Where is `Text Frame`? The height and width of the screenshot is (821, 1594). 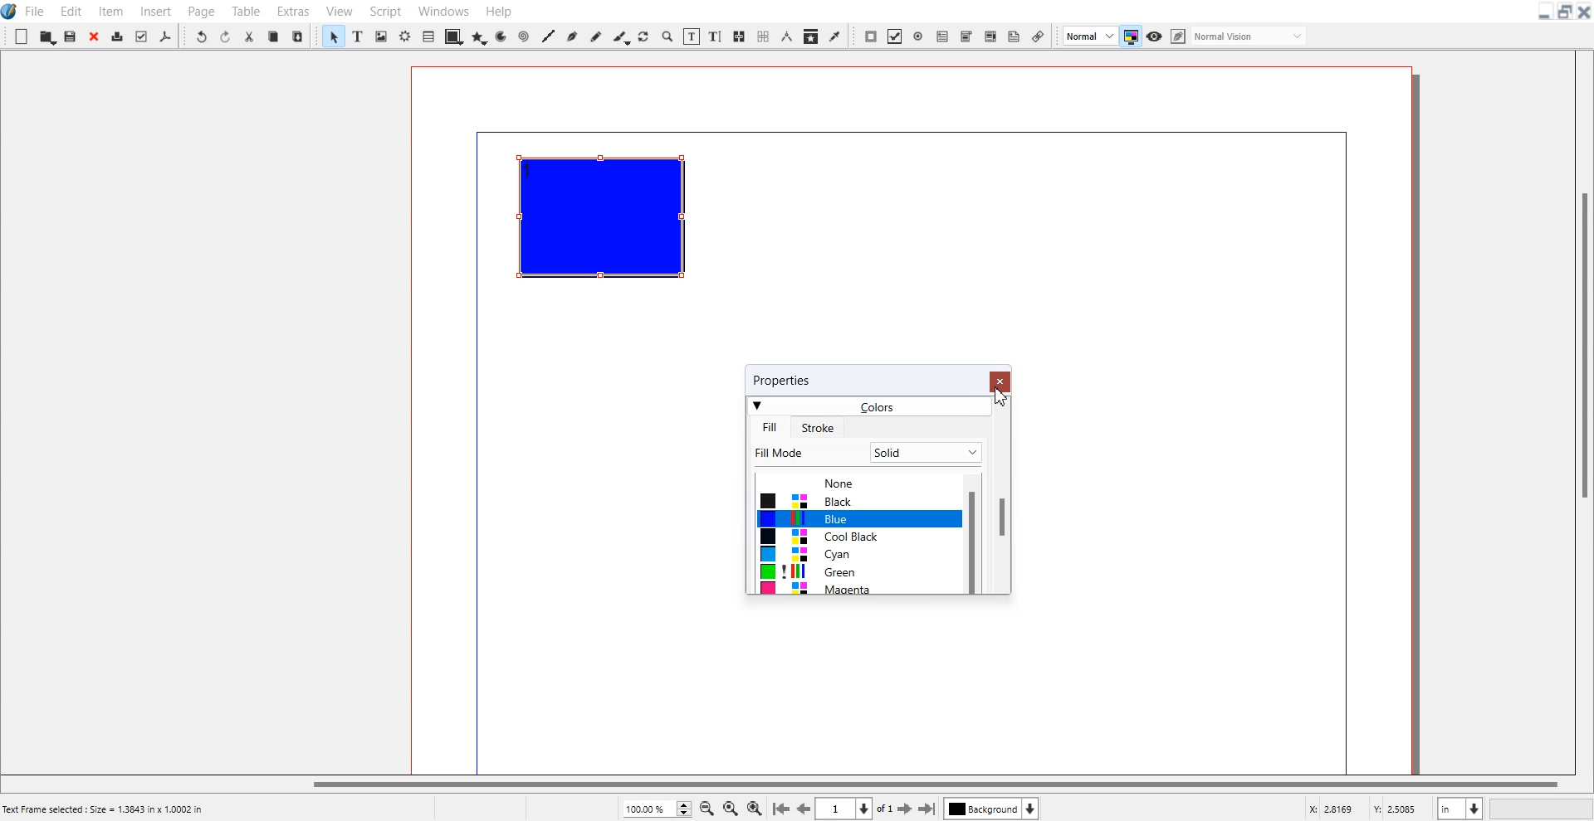
Text Frame is located at coordinates (358, 36).